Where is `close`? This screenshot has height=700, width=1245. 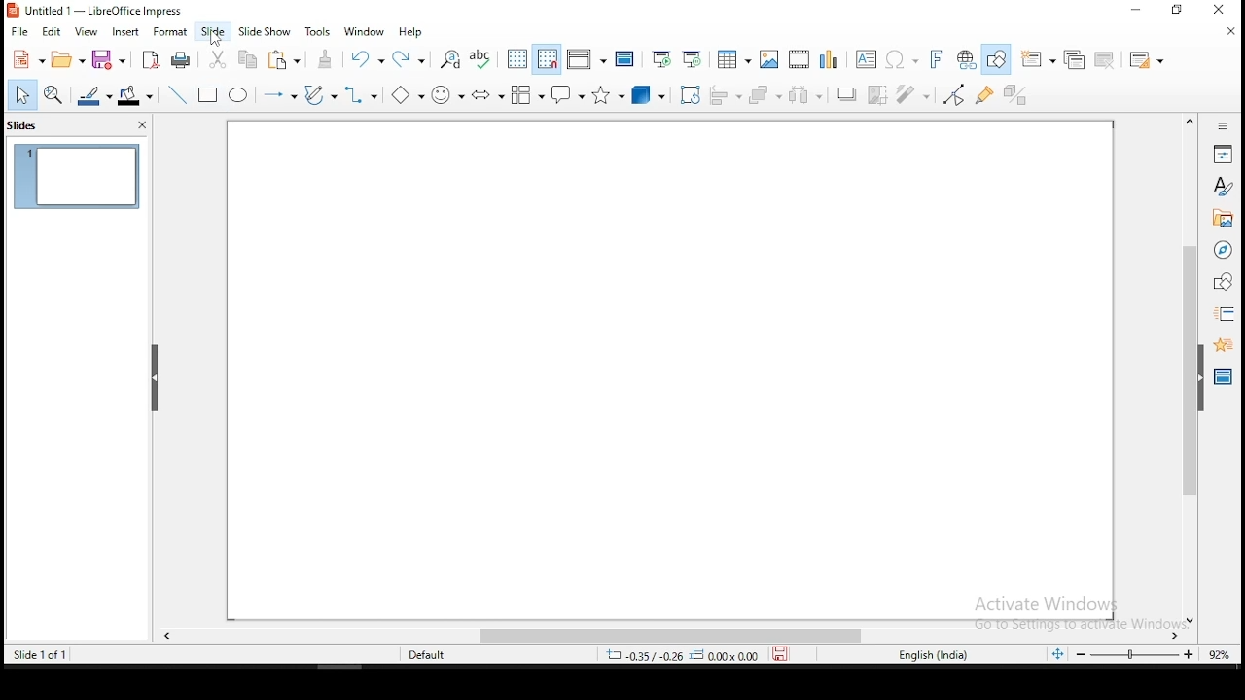
close is located at coordinates (138, 126).